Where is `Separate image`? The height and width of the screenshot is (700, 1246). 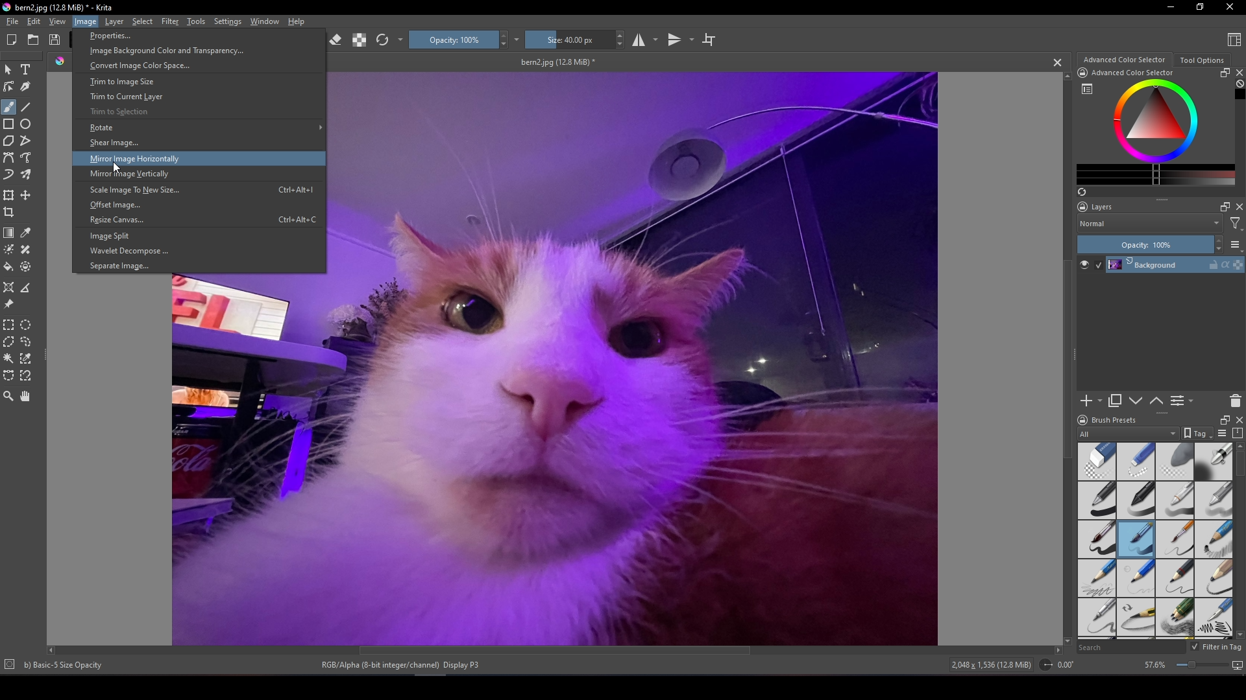
Separate image is located at coordinates (200, 266).